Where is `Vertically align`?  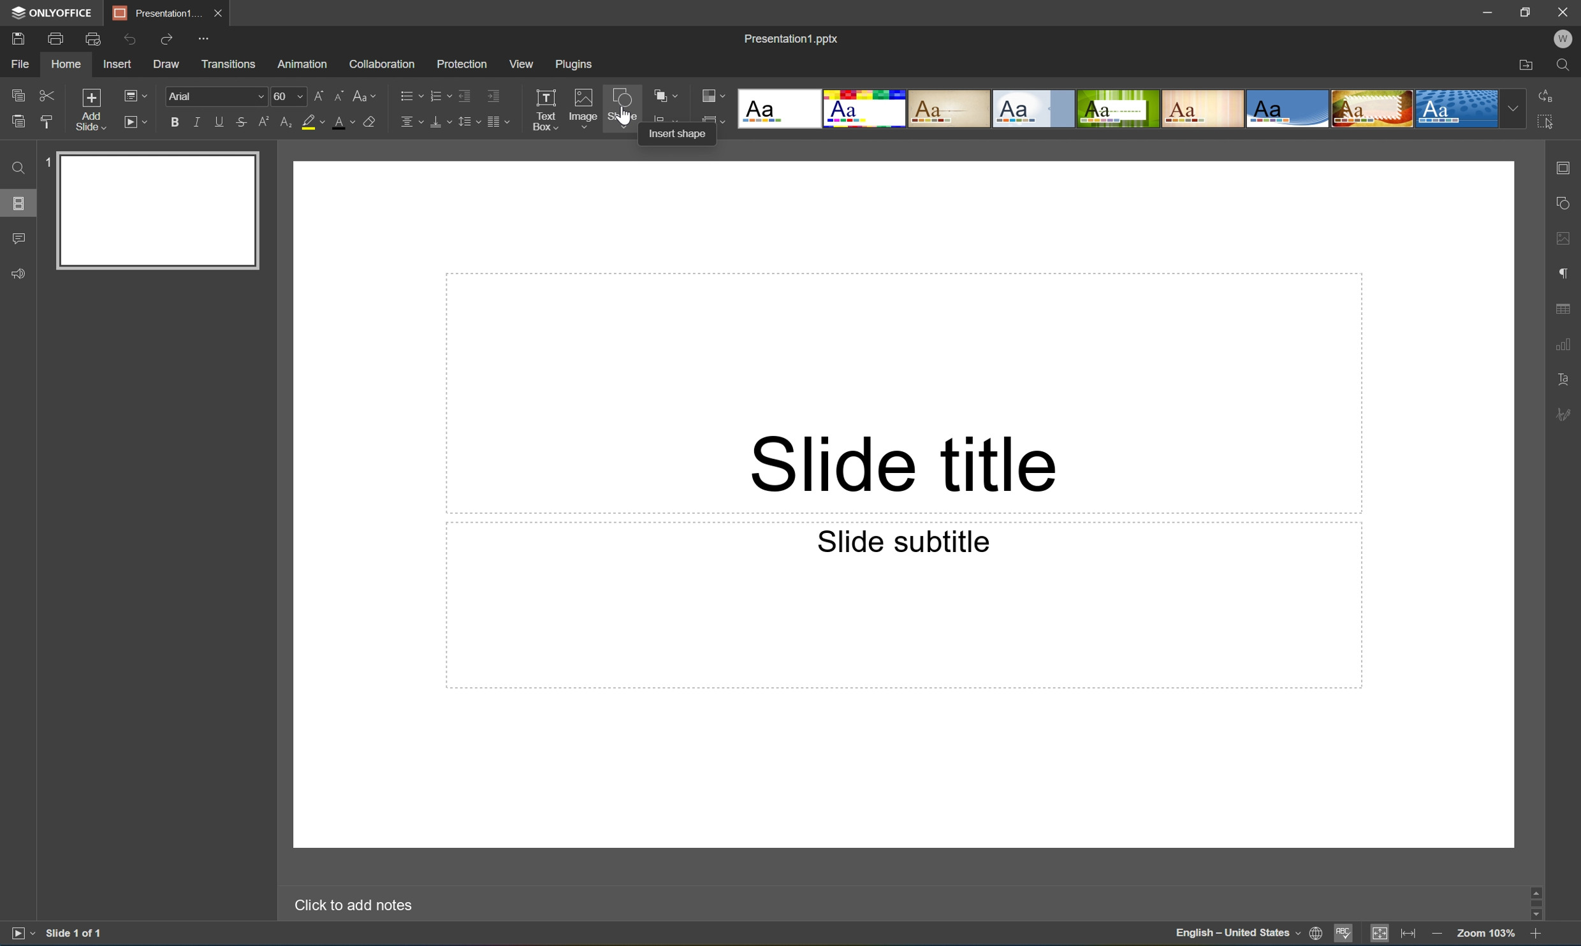
Vertically align is located at coordinates (439, 120).